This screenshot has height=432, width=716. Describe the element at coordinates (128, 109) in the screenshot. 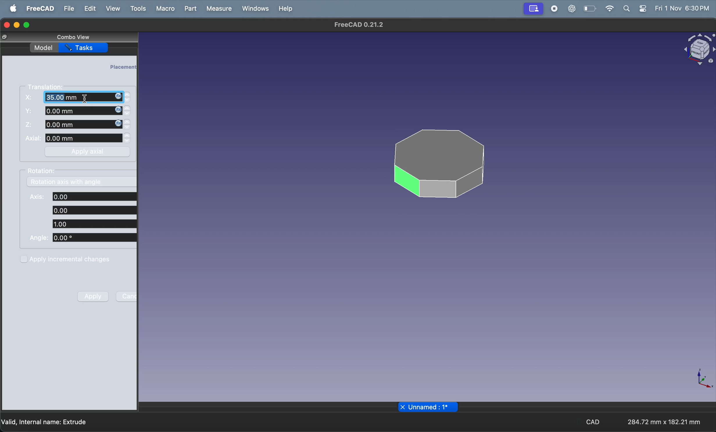

I see `up` at that location.